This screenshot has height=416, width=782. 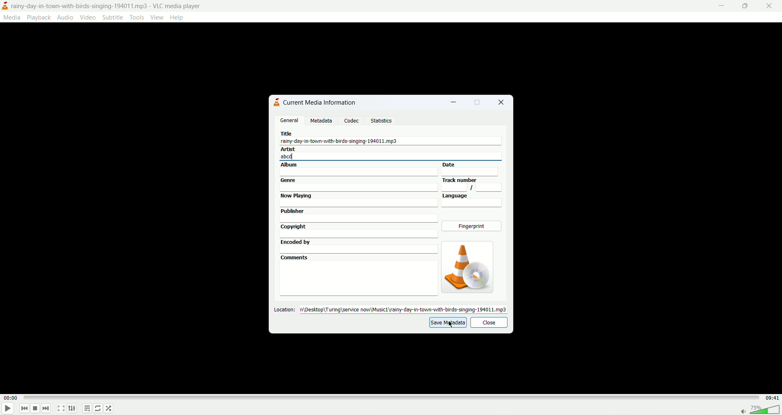 What do you see at coordinates (391, 309) in the screenshot?
I see `location:desktop\turing\servicenow\music1\rainy-day-in-town` at bounding box center [391, 309].